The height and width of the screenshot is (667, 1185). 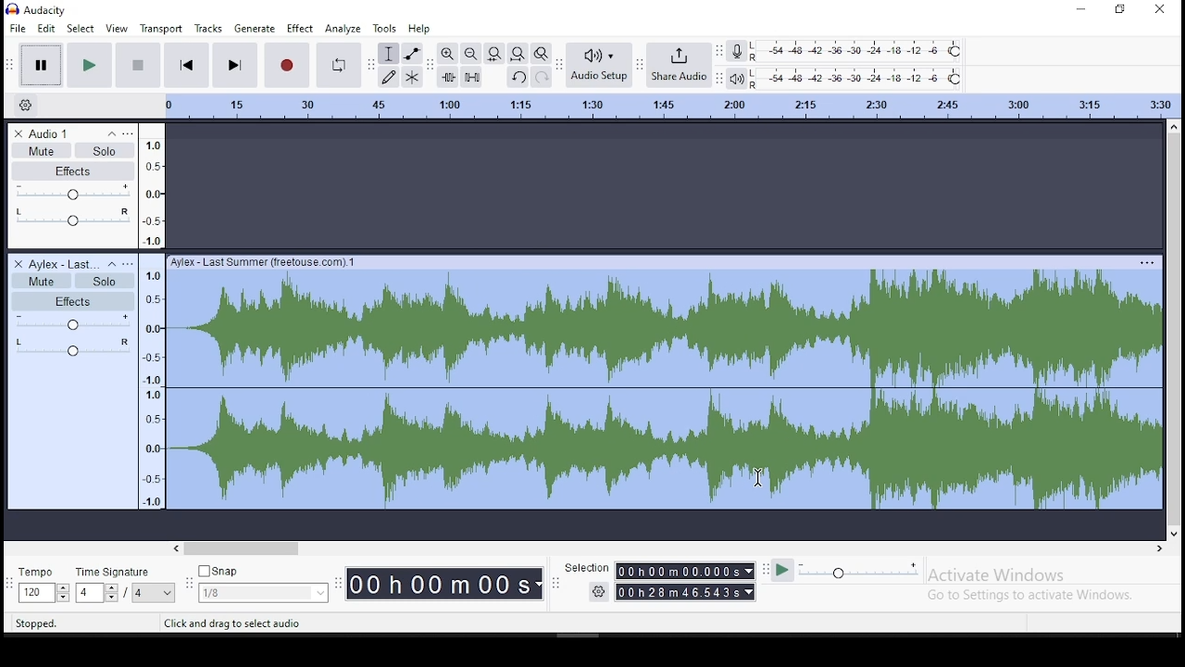 I want to click on snap, so click(x=264, y=585).